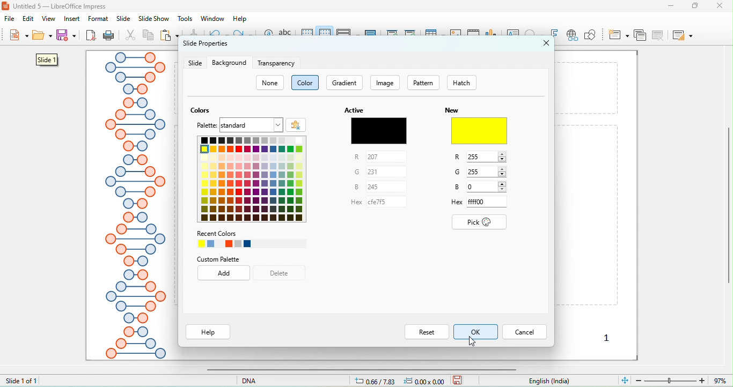 This screenshot has width=733, height=387. I want to click on R, so click(480, 158).